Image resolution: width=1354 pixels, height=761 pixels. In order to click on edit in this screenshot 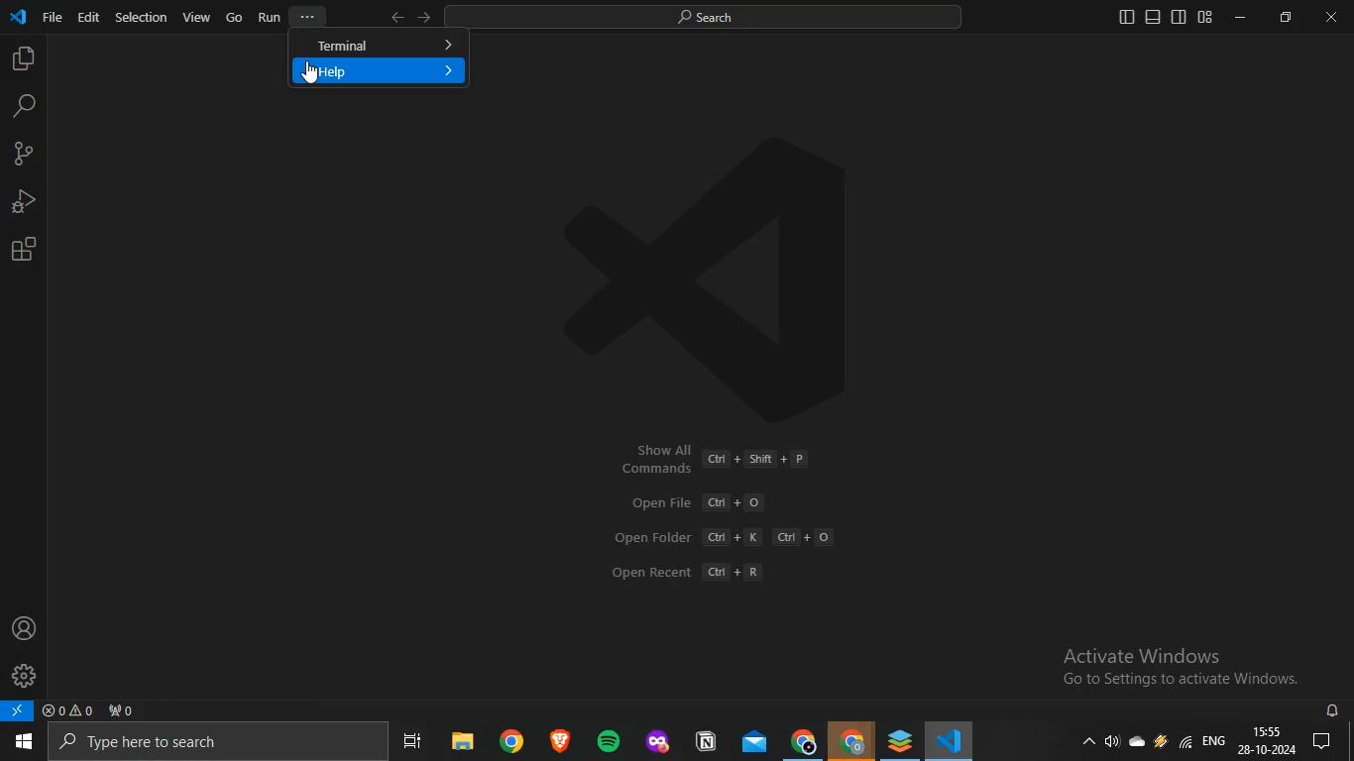, I will do `click(88, 17)`.